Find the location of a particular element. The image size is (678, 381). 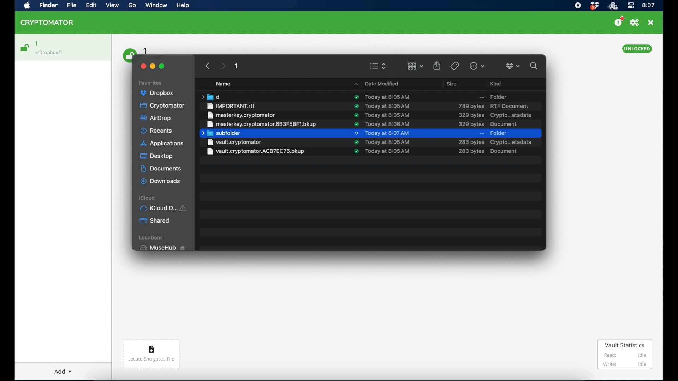

folder is located at coordinates (210, 97).